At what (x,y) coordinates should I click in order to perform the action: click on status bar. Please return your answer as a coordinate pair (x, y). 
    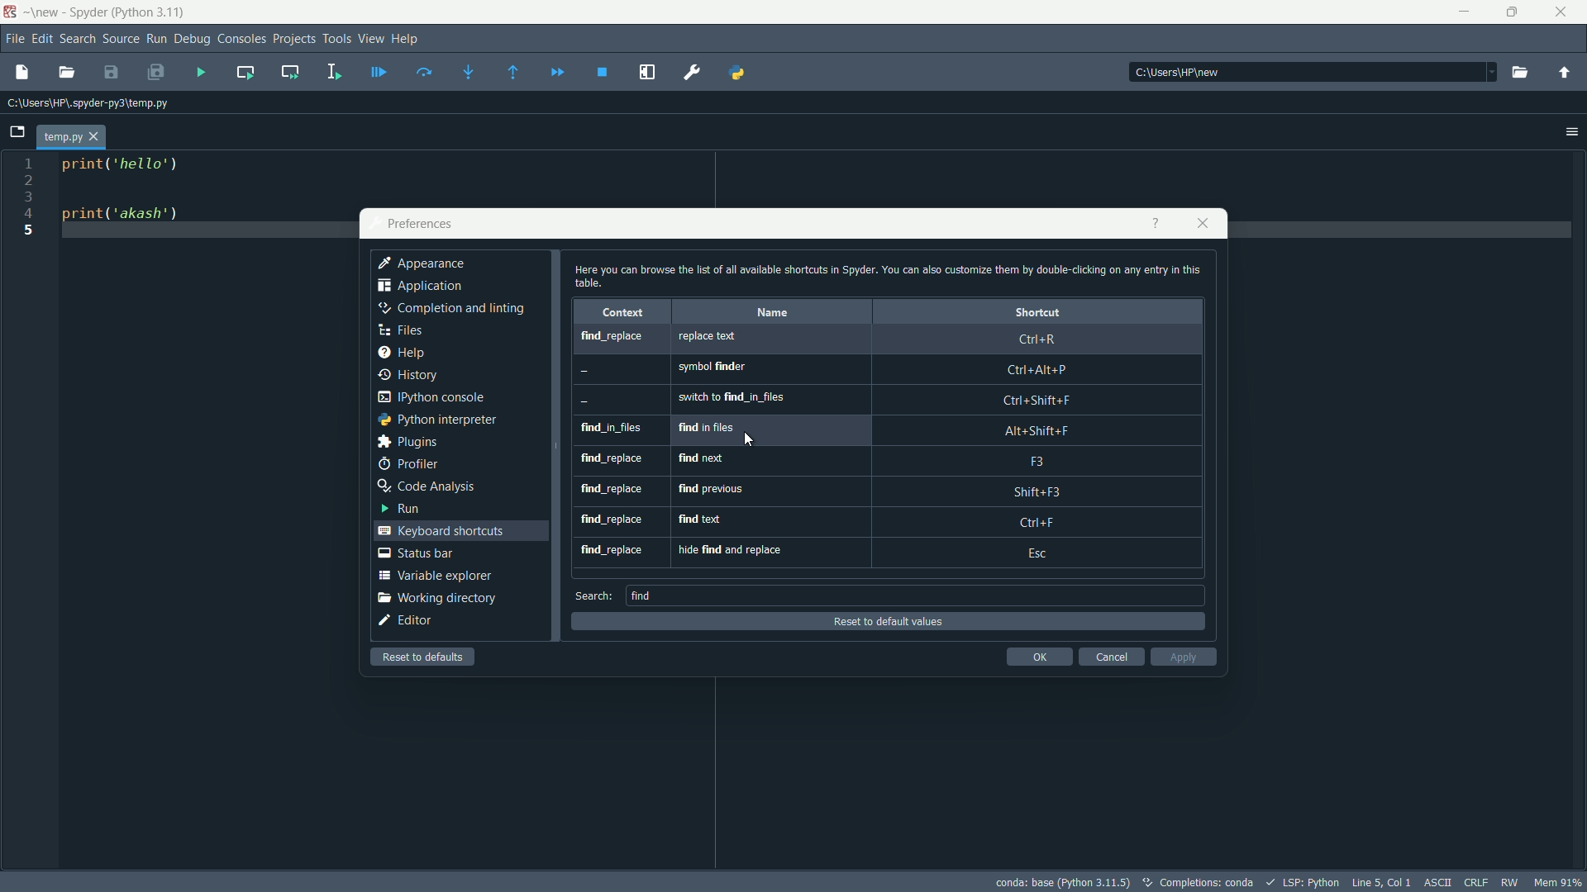
    Looking at the image, I should click on (421, 554).